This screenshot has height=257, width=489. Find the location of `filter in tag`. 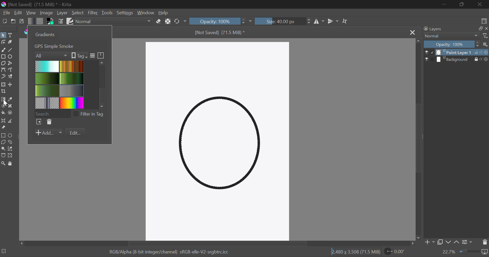

filter in tag is located at coordinates (92, 114).